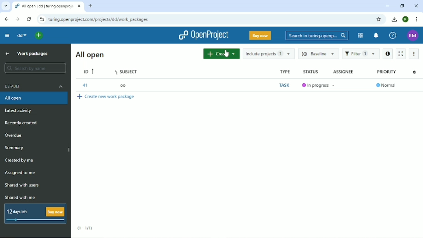 This screenshot has width=423, height=238. Describe the element at coordinates (318, 54) in the screenshot. I see `Baseline` at that location.